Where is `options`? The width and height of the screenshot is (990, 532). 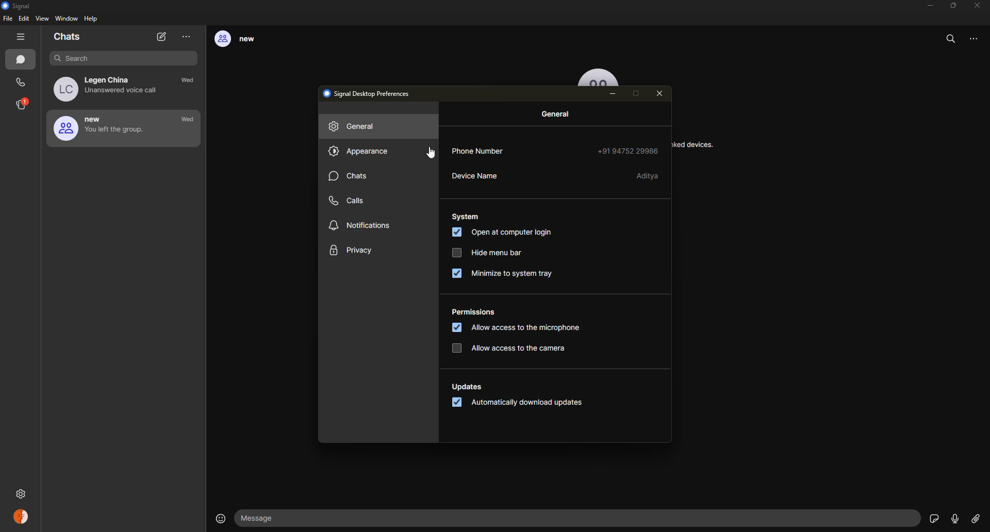 options is located at coordinates (978, 42).